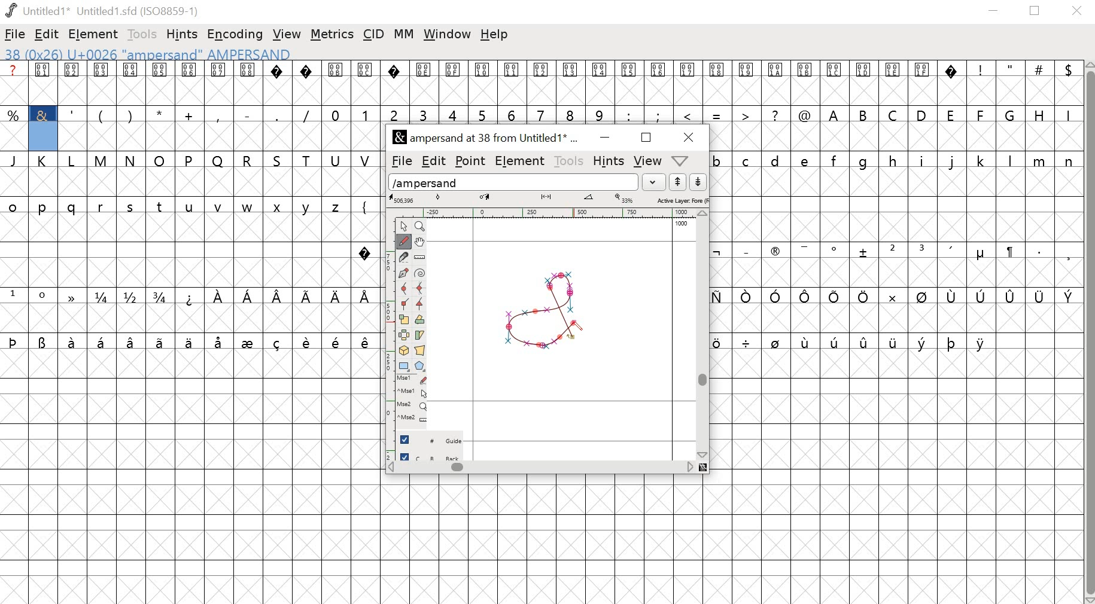  Describe the element at coordinates (521, 161) in the screenshot. I see `element` at that location.